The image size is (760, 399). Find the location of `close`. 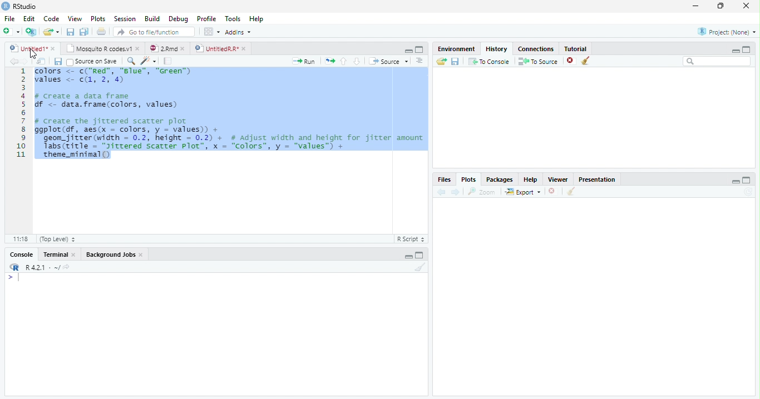

close is located at coordinates (74, 255).